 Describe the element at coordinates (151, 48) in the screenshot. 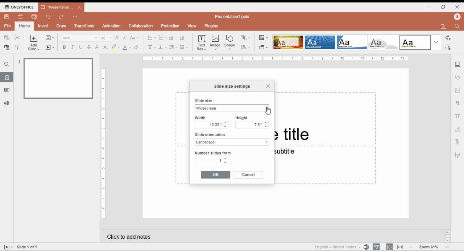

I see `horizontal alignment` at that location.